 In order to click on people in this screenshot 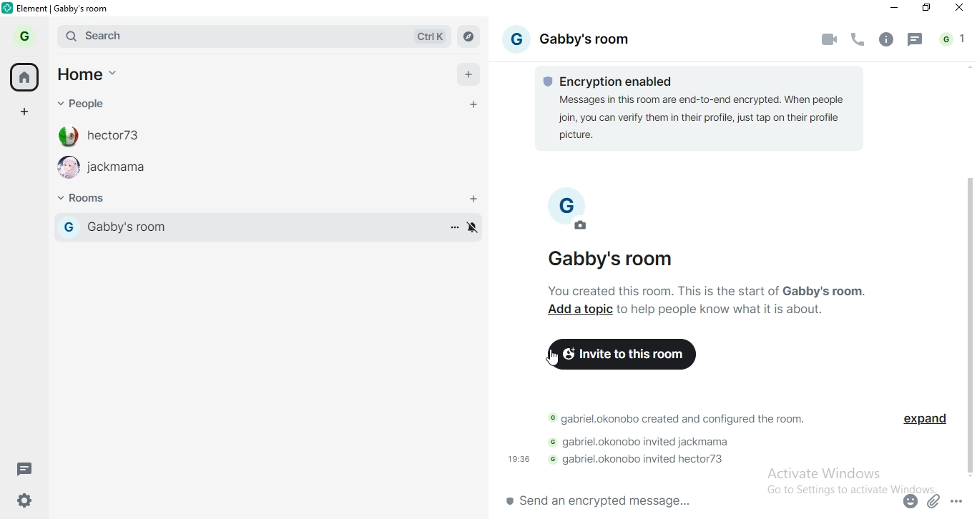, I will do `click(86, 106)`.